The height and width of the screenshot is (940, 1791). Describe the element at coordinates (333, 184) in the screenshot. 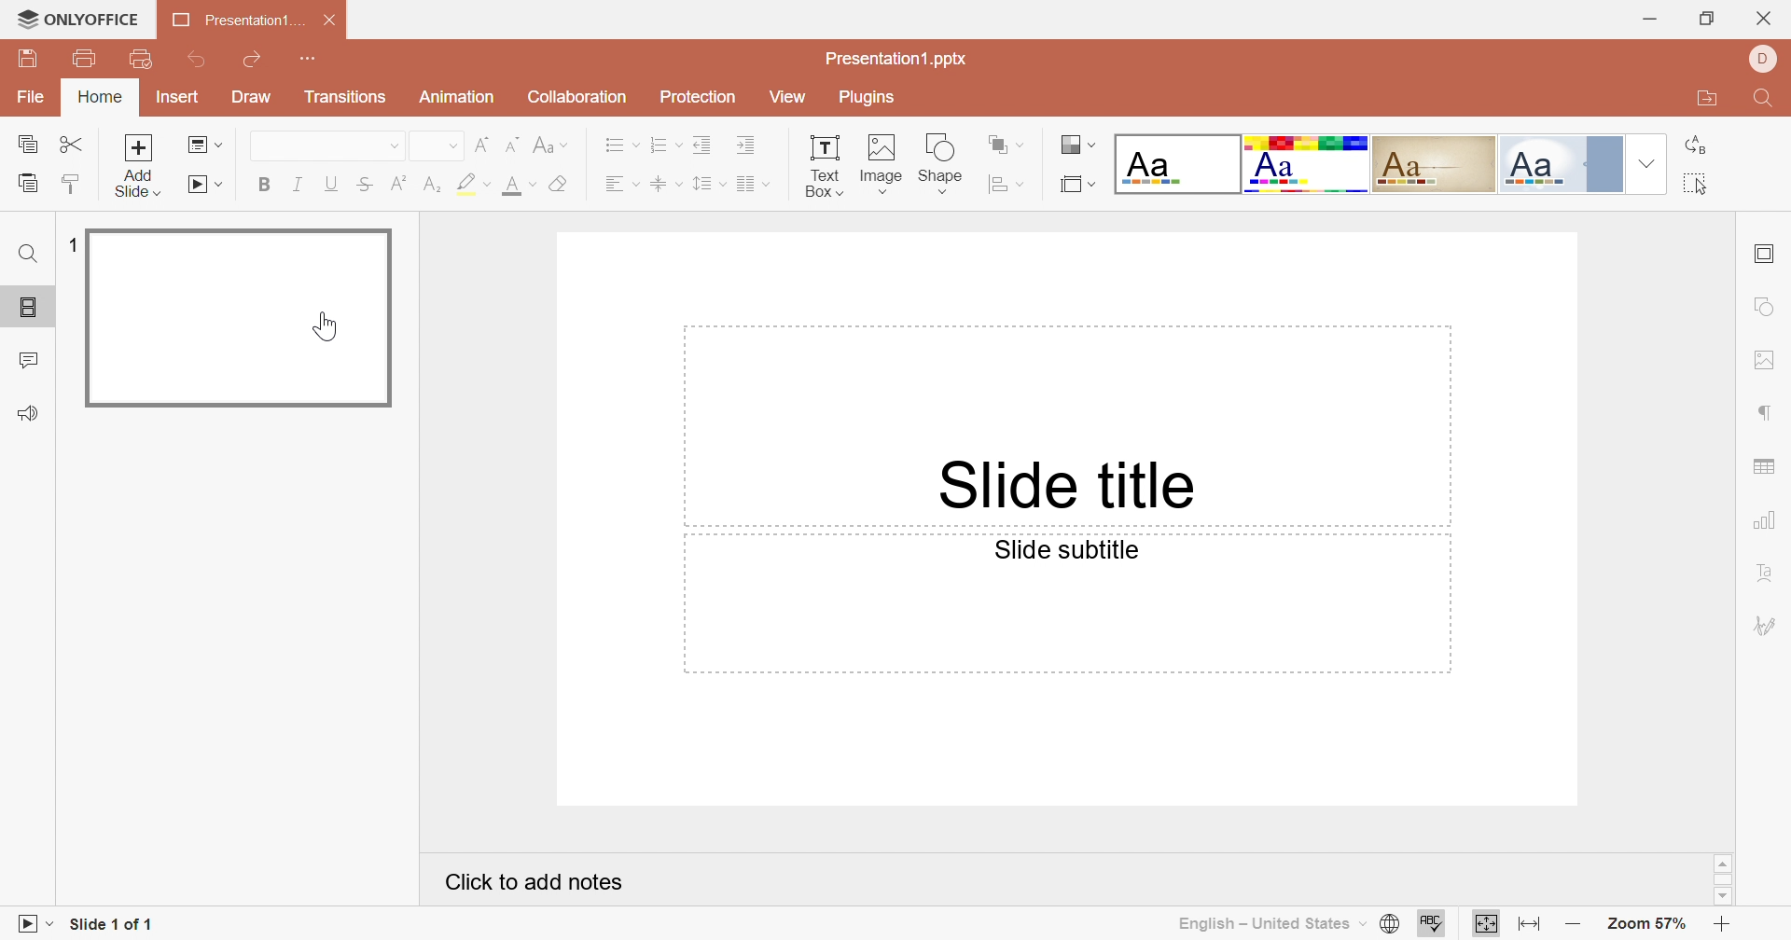

I see `Underline` at that location.